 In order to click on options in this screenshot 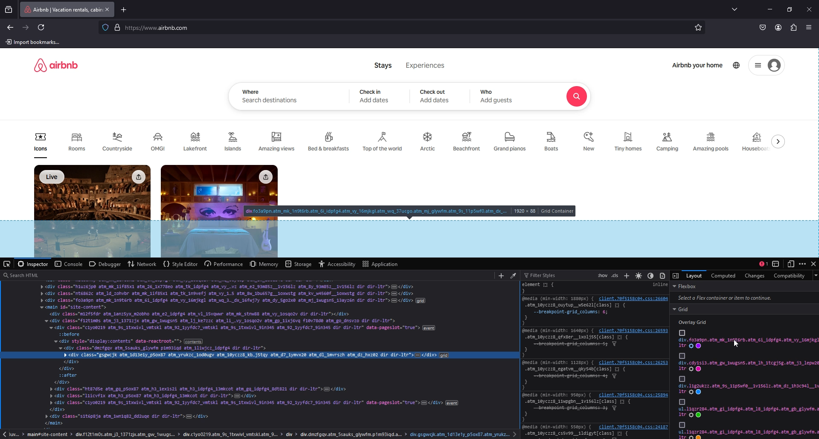, I will do `click(758, 66)`.